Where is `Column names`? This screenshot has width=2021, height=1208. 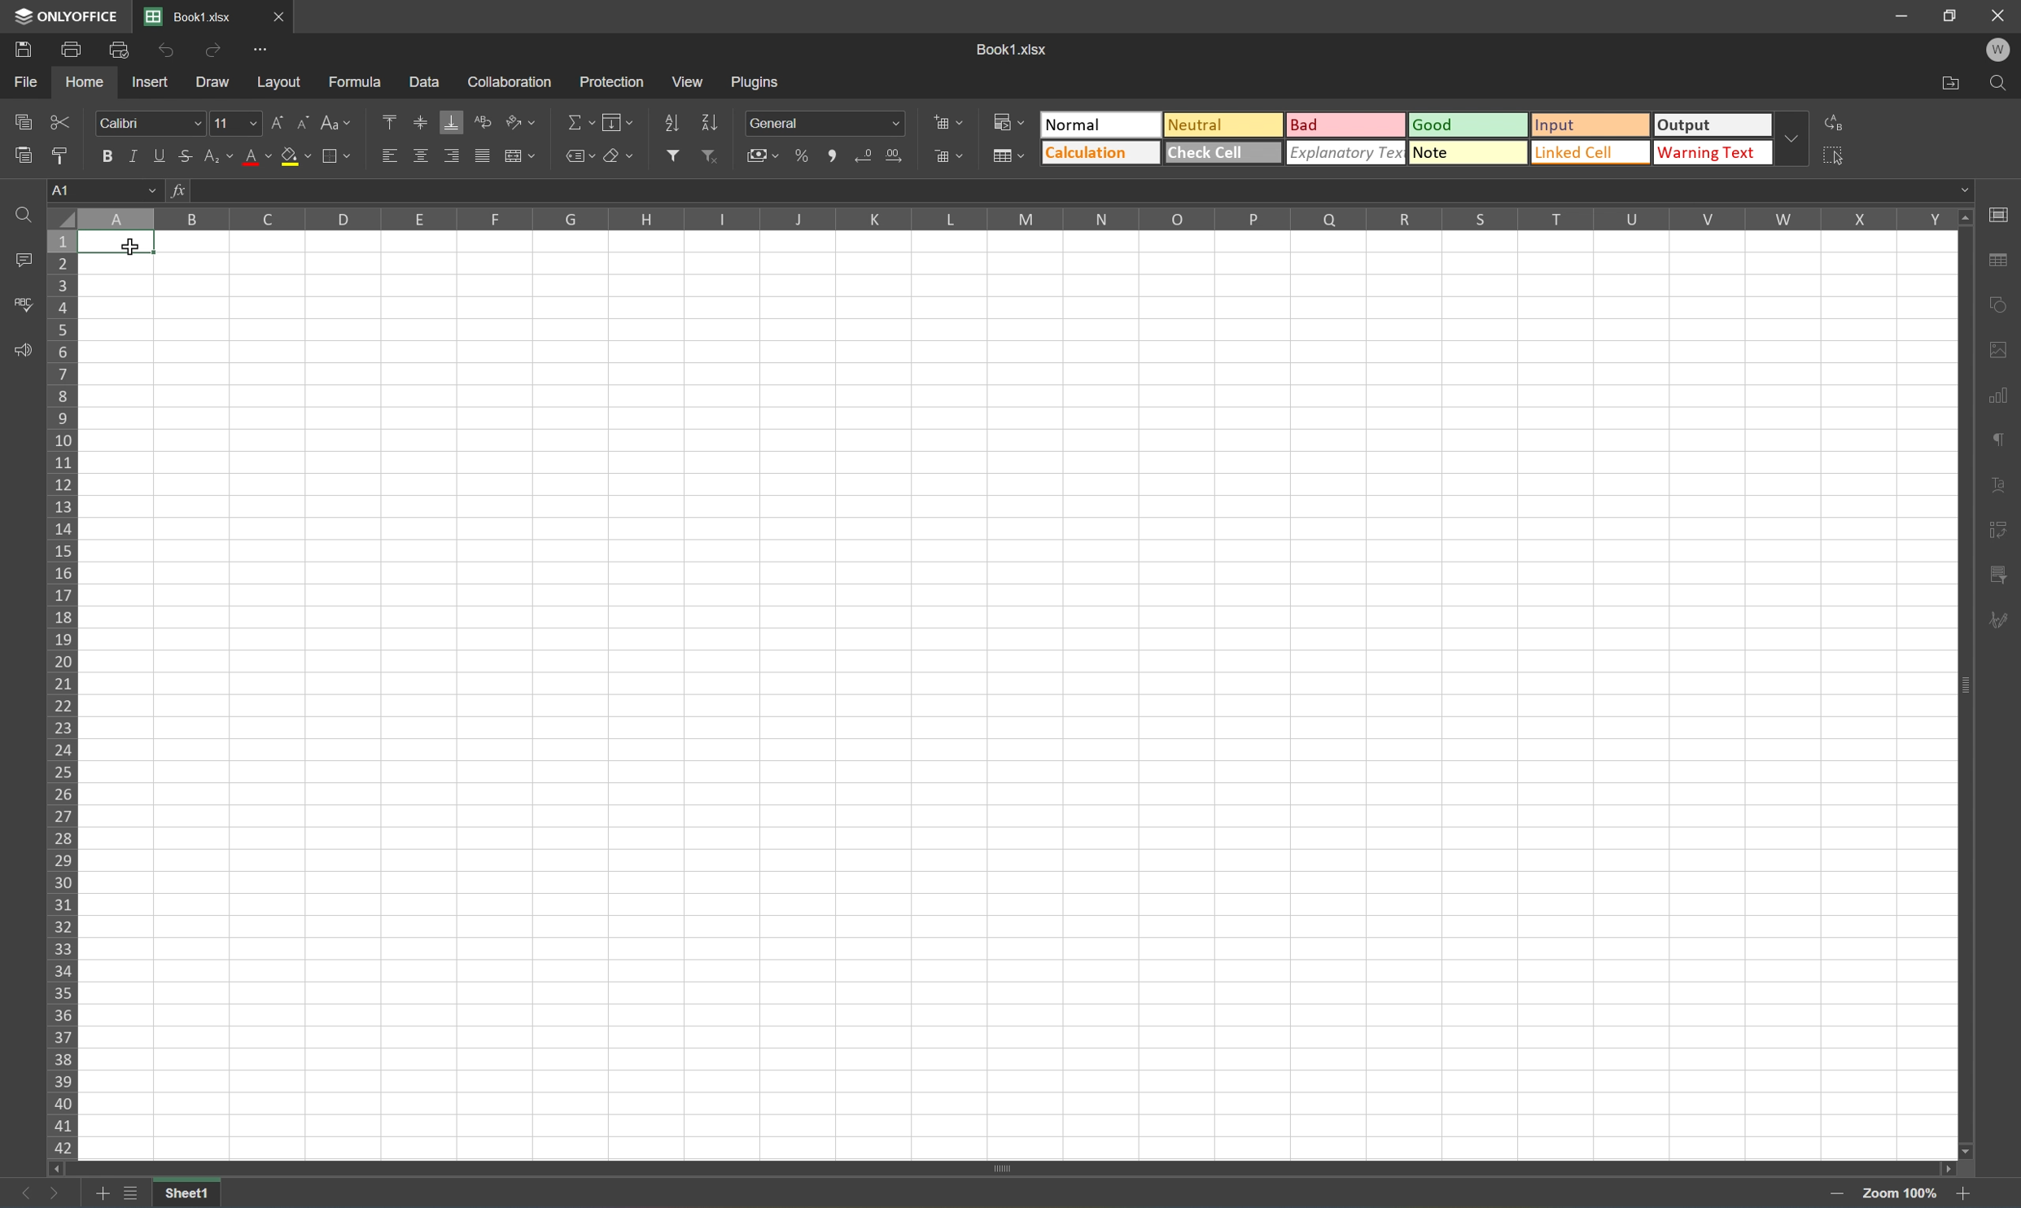 Column names is located at coordinates (1017, 221).